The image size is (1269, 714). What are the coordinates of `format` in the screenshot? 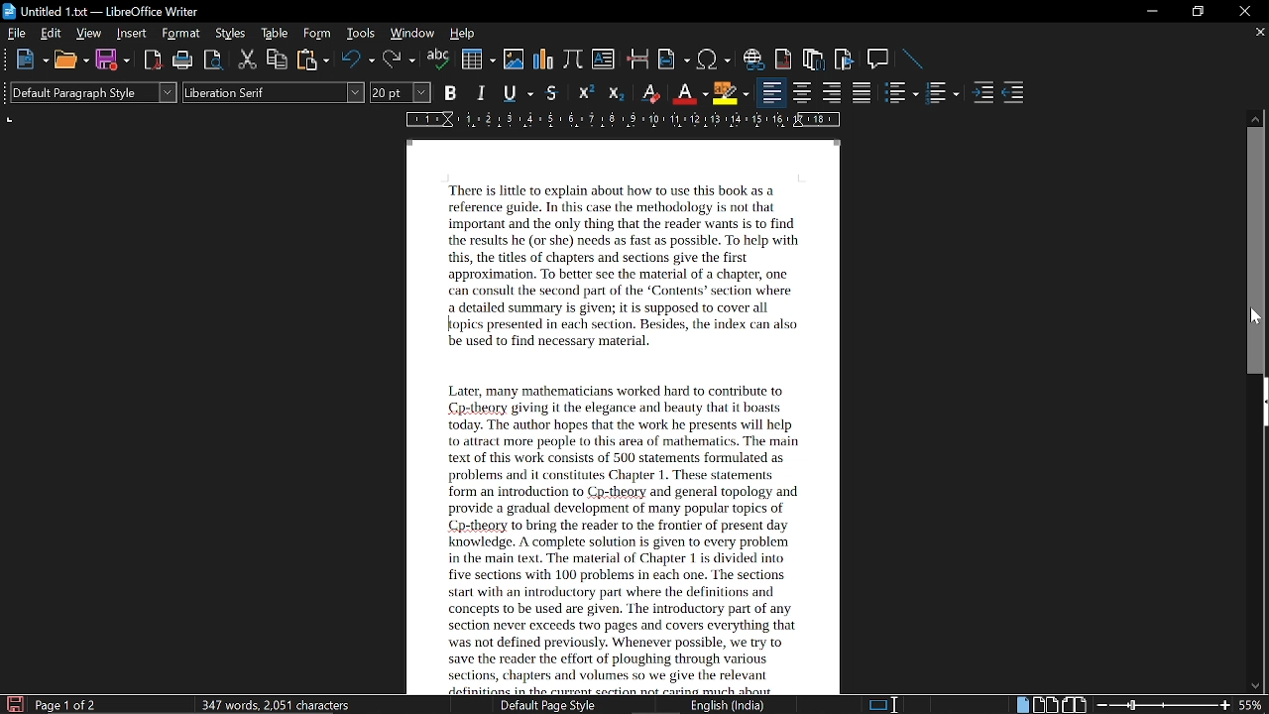 It's located at (181, 34).